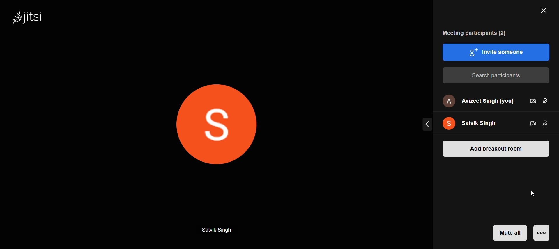 The height and width of the screenshot is (249, 559). What do you see at coordinates (218, 230) in the screenshot?
I see `Satvik Singh` at bounding box center [218, 230].